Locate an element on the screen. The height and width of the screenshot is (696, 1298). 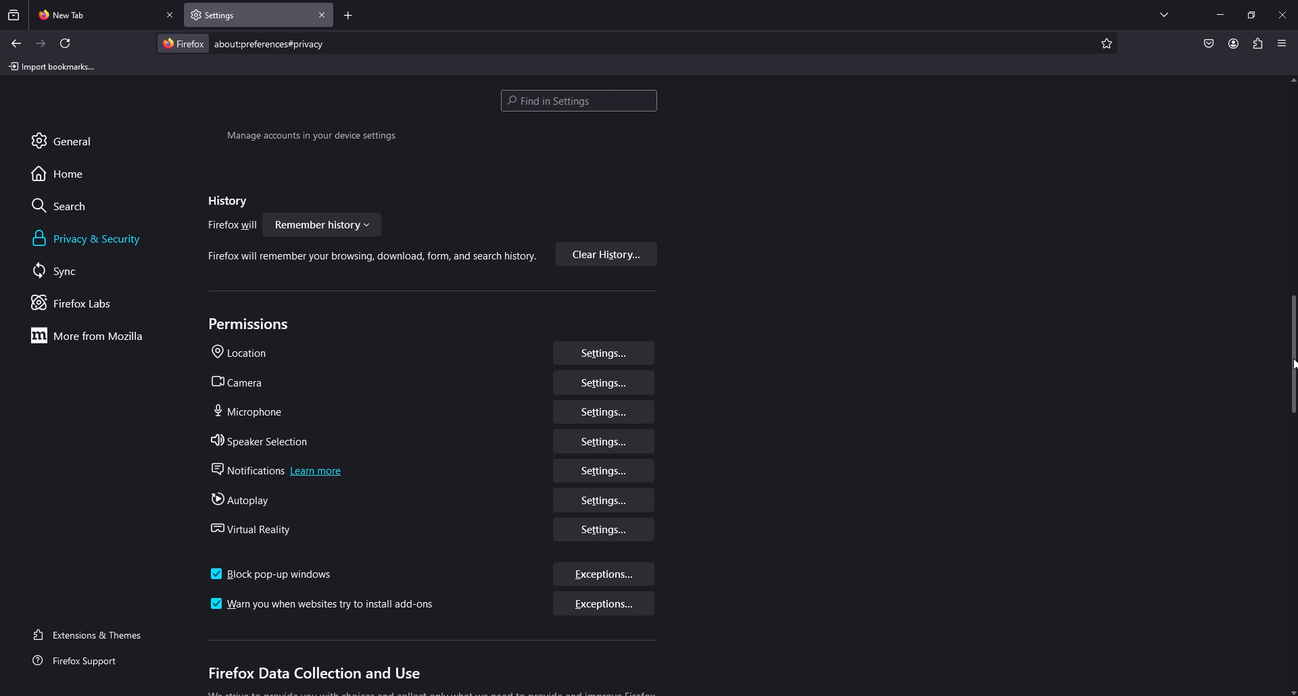
settings tab is located at coordinates (231, 14).